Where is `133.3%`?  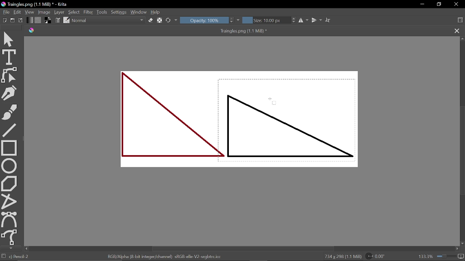
133.3% is located at coordinates (441, 256).